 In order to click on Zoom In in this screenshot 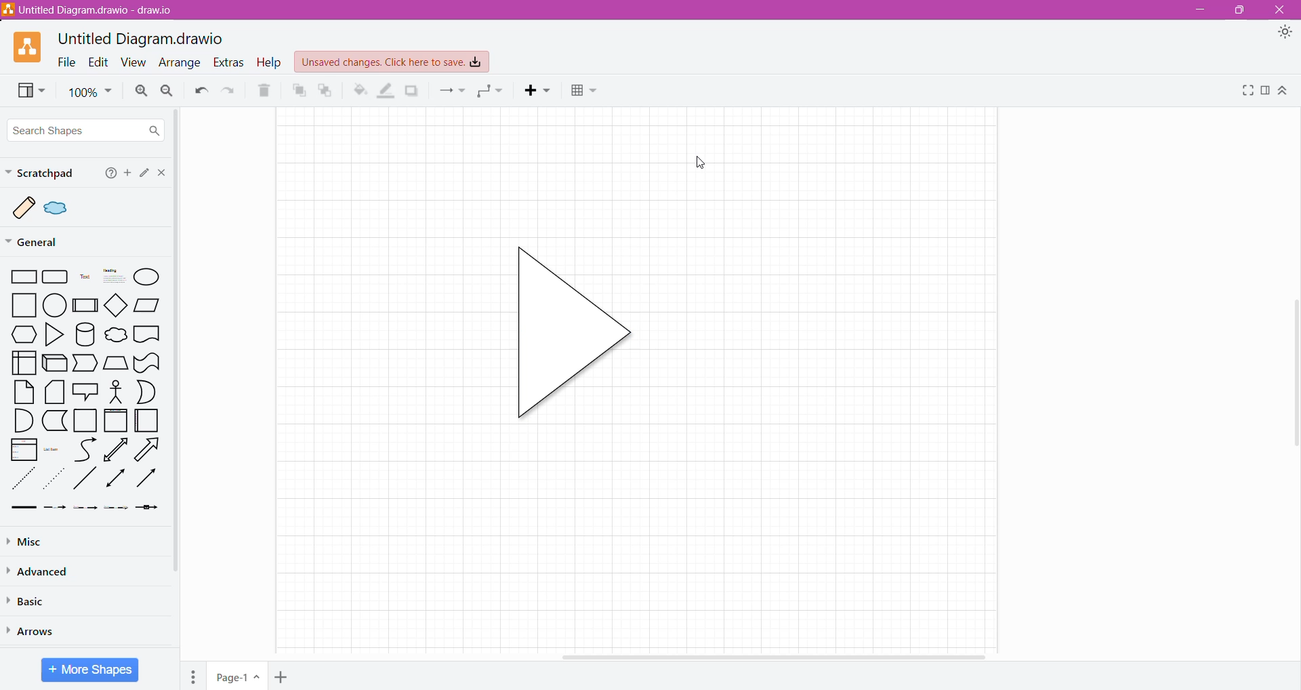, I will do `click(141, 92)`.